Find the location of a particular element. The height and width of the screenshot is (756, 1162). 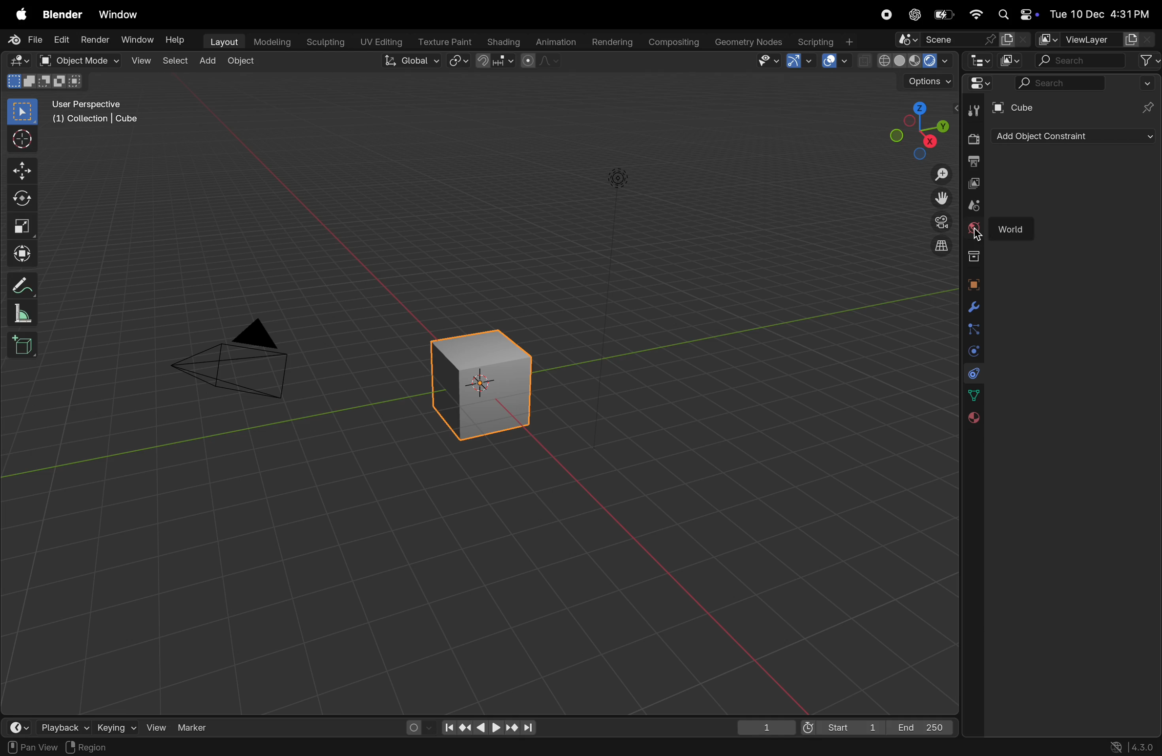

texture paint is located at coordinates (442, 41).